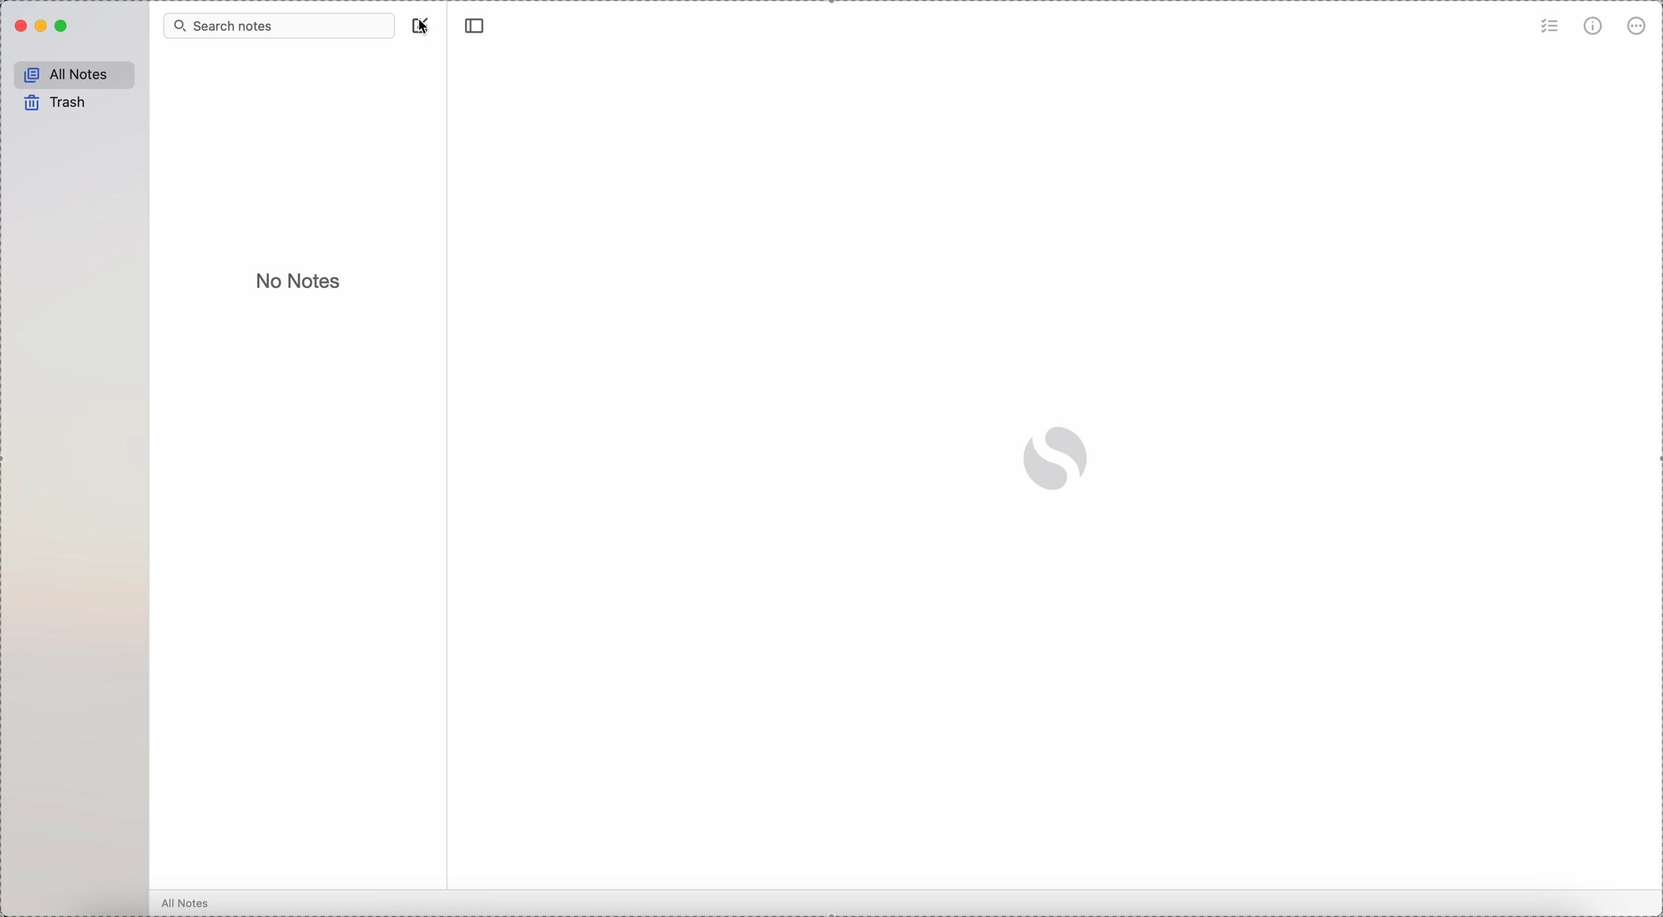  I want to click on no notes, so click(300, 280).